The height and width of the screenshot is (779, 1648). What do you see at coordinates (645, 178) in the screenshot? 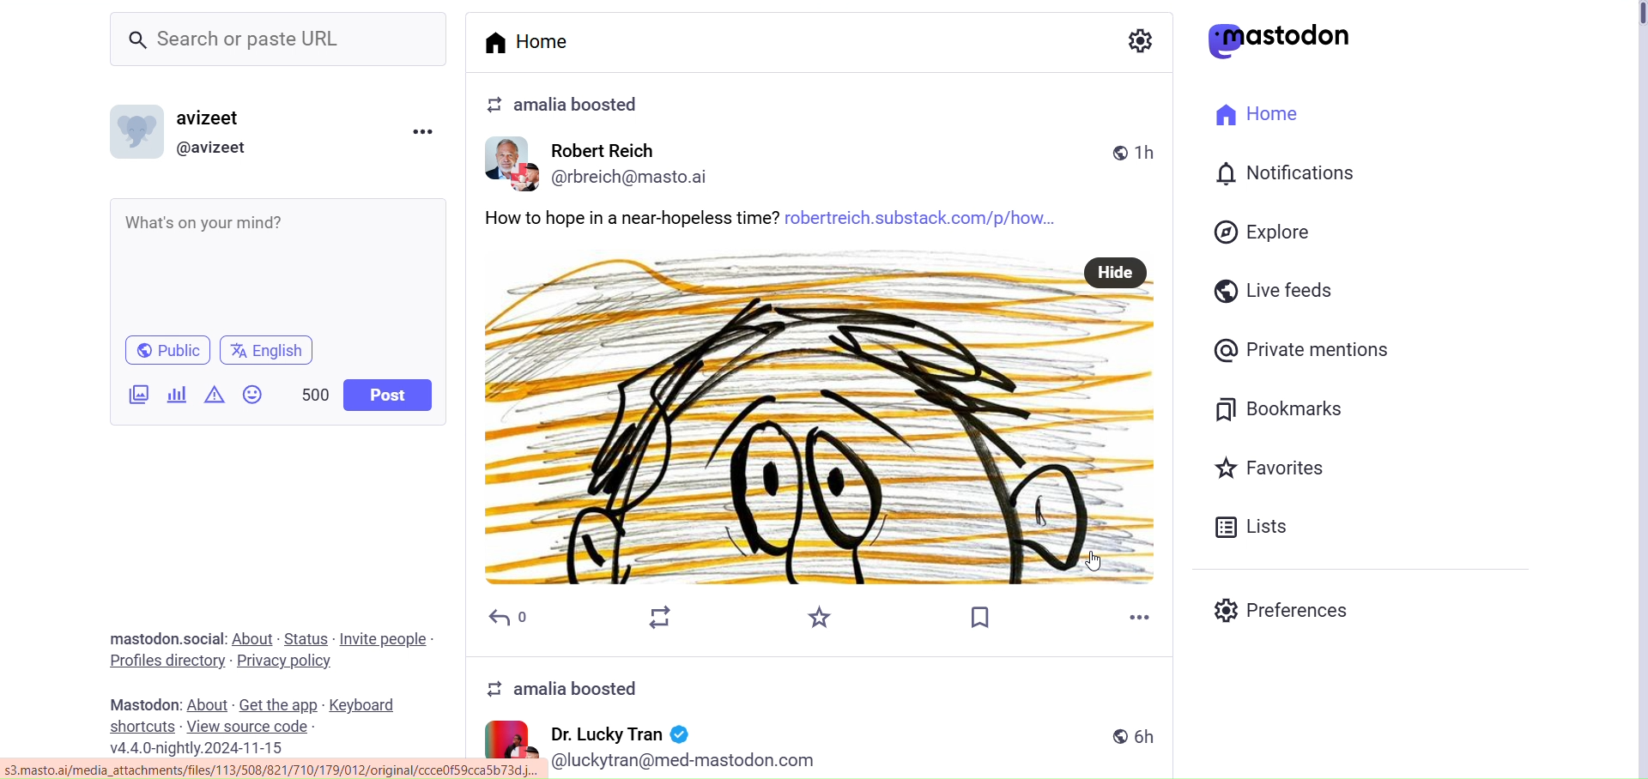
I see `user id` at bounding box center [645, 178].